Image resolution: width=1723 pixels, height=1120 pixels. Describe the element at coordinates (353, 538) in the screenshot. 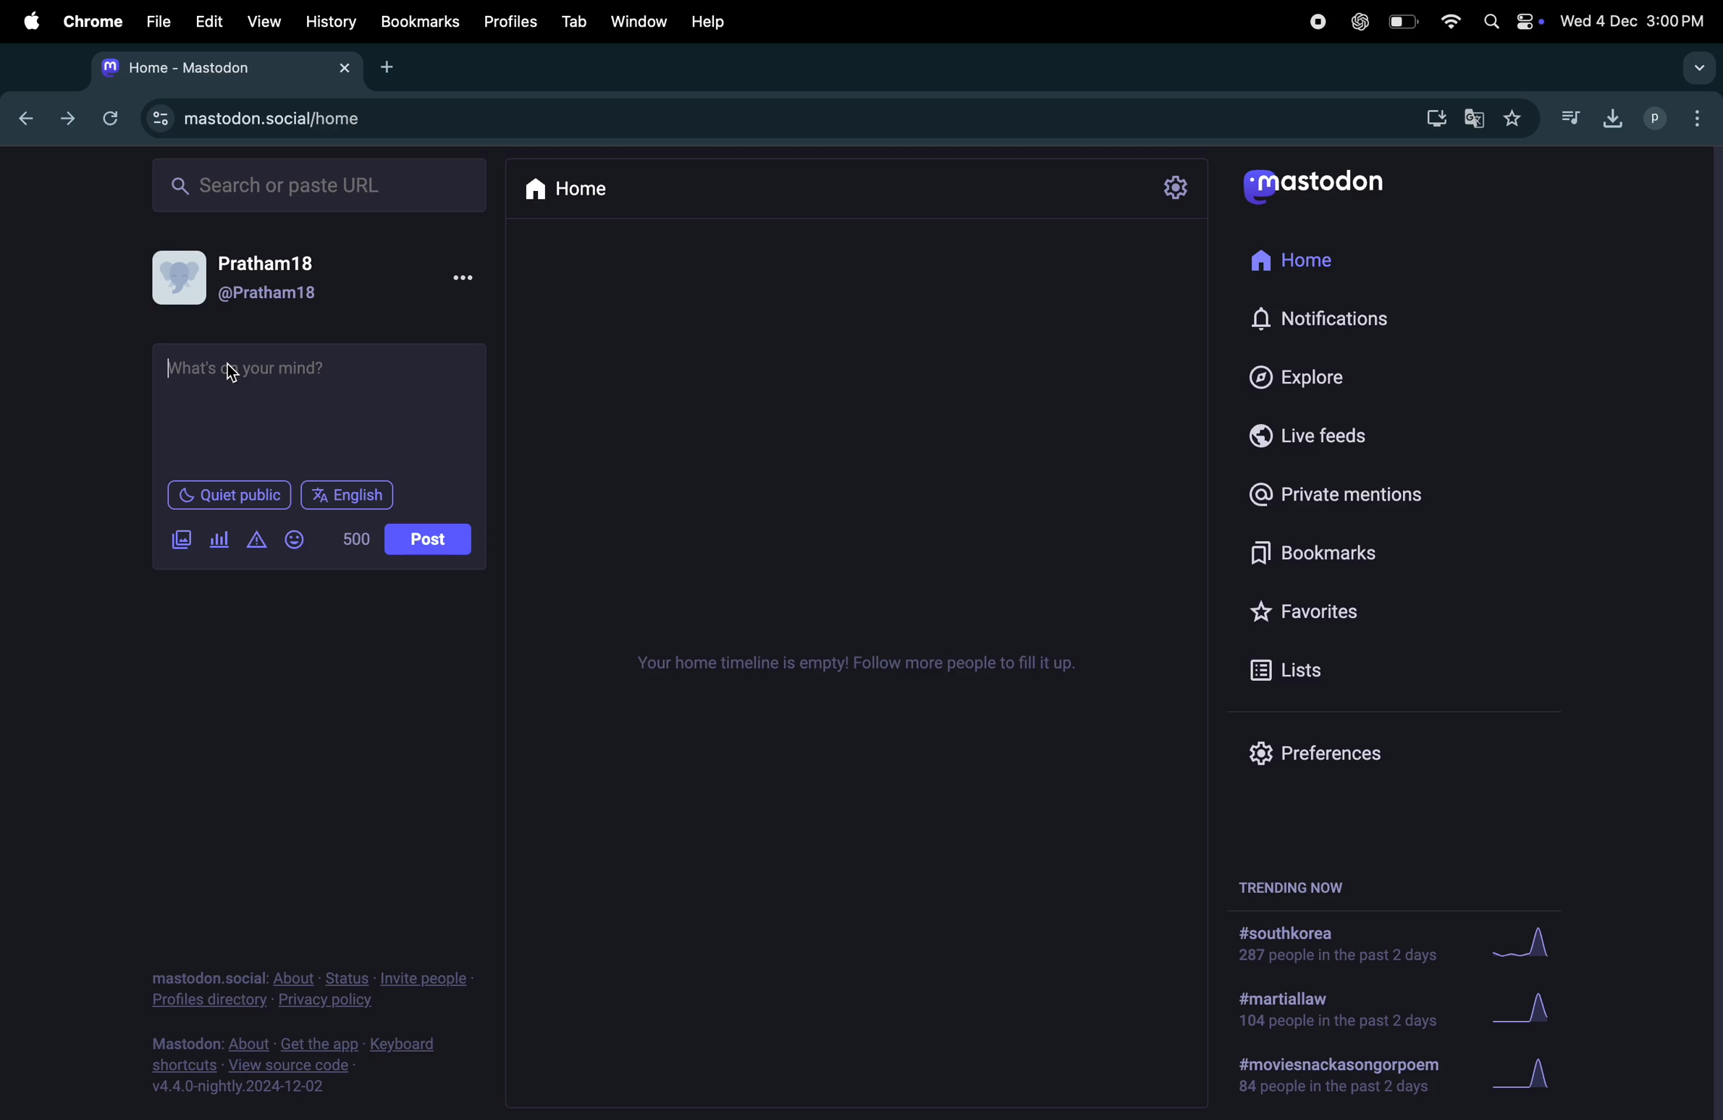

I see `500` at that location.